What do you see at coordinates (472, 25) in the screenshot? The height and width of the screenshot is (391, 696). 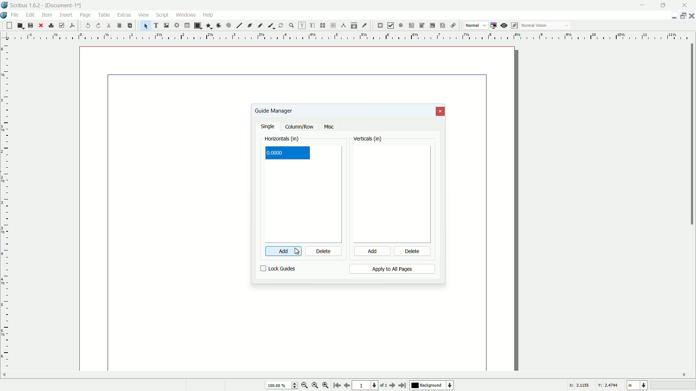 I see `normal` at bounding box center [472, 25].